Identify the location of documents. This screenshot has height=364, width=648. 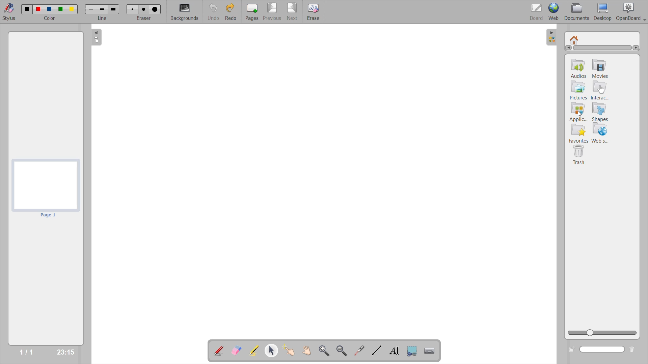
(577, 12).